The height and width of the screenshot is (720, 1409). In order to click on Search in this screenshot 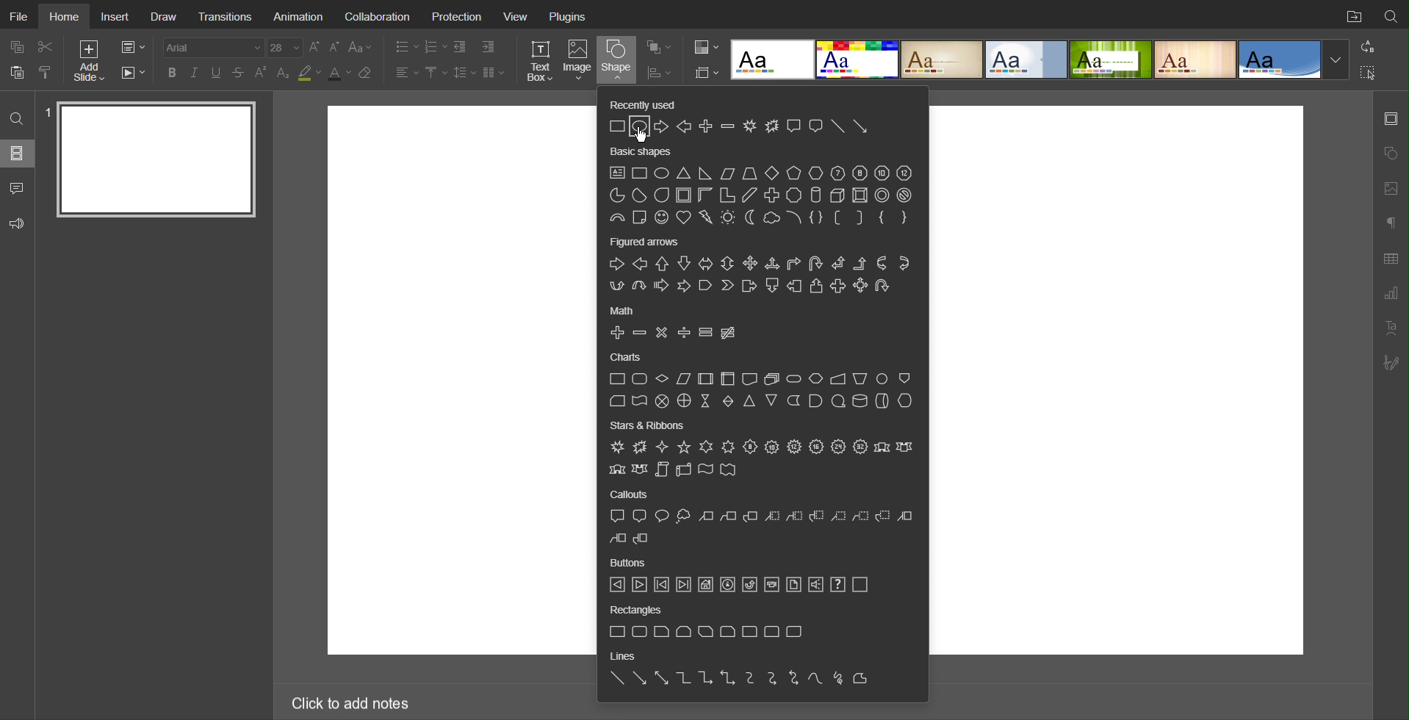, I will do `click(1391, 14)`.